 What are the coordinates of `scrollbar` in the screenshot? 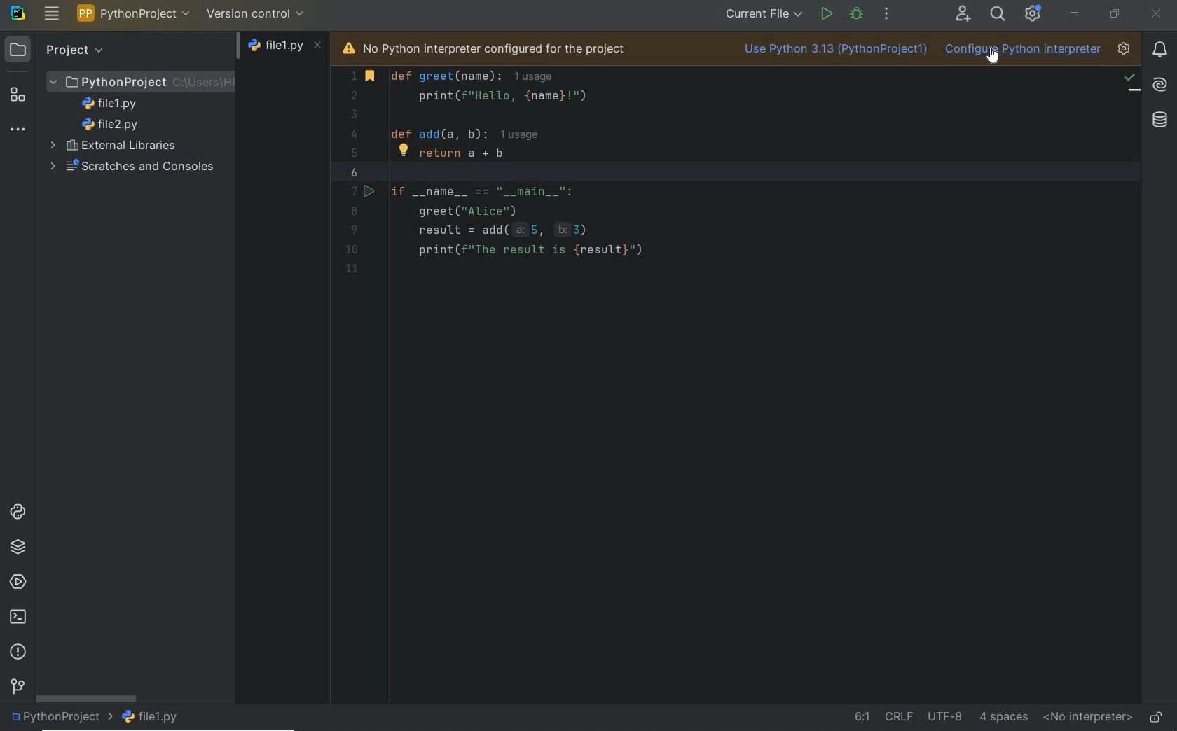 It's located at (86, 698).